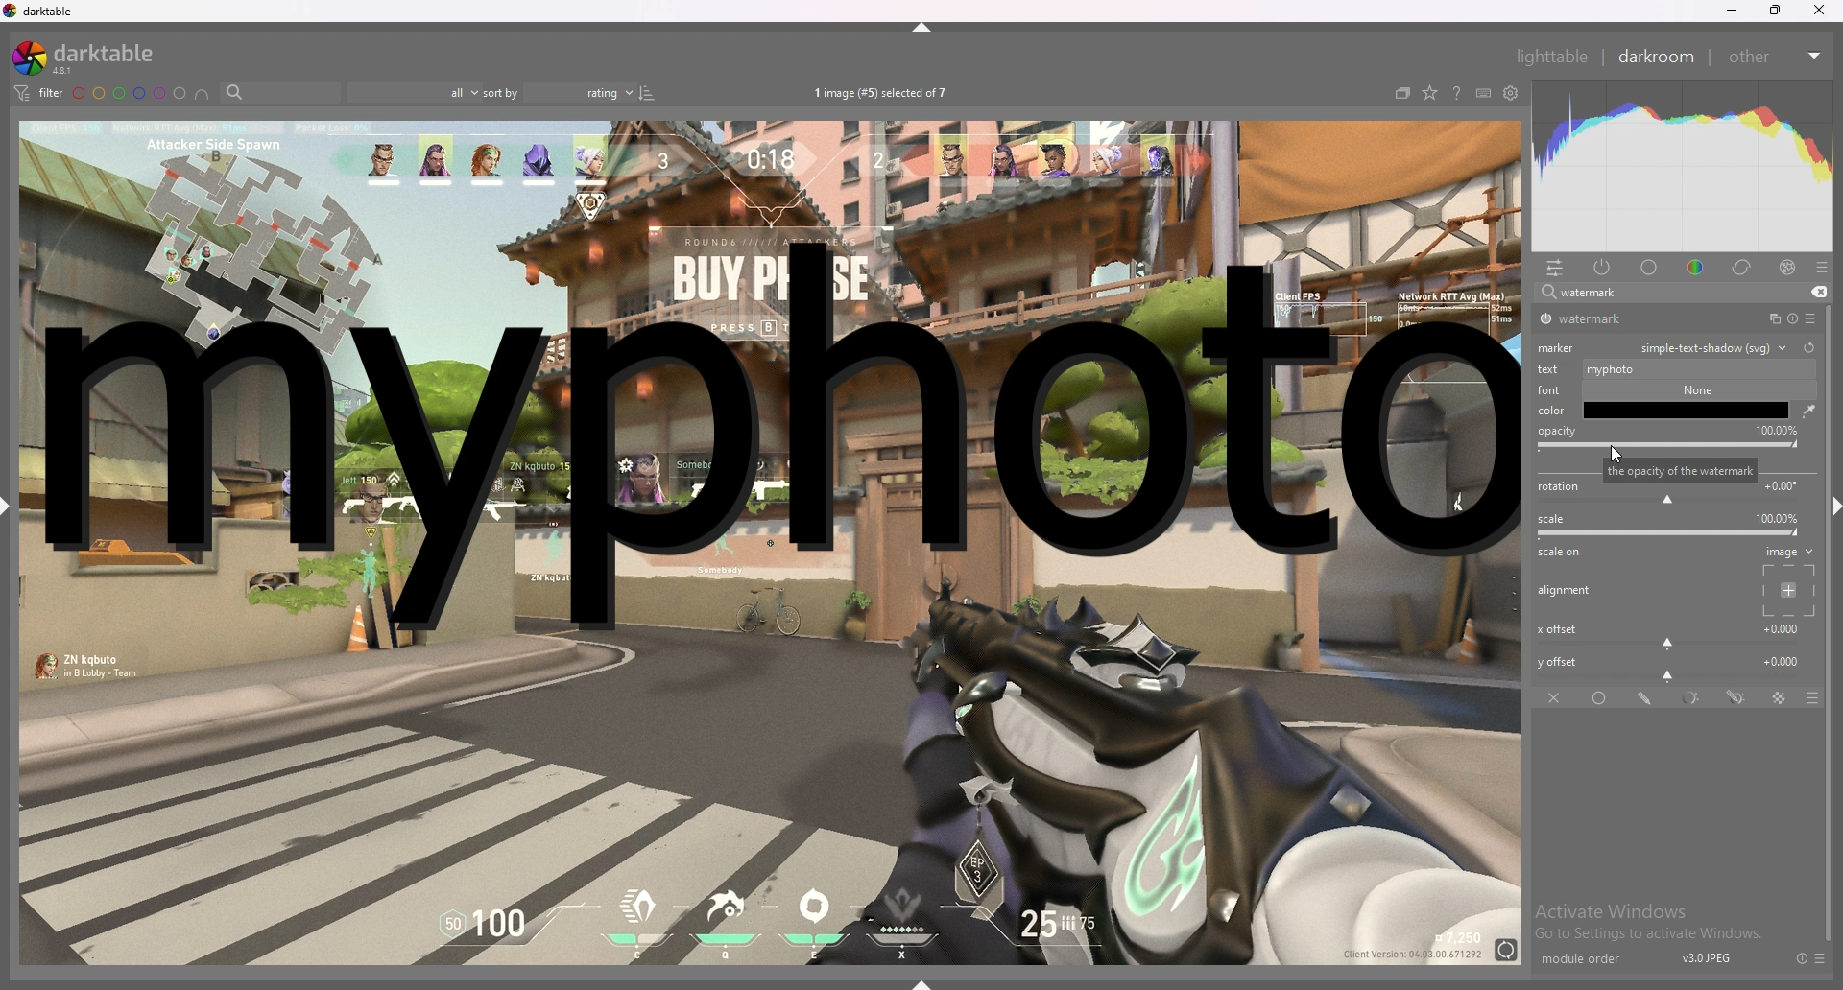  What do you see at coordinates (1591, 959) in the screenshot?
I see `module order` at bounding box center [1591, 959].